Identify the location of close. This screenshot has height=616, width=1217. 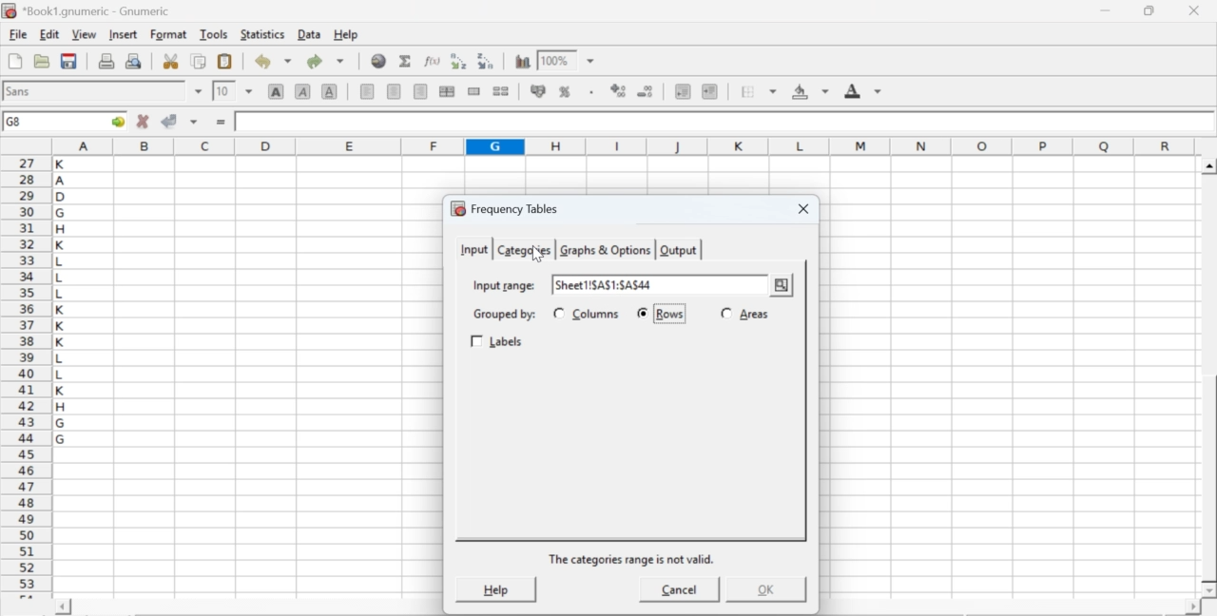
(801, 210).